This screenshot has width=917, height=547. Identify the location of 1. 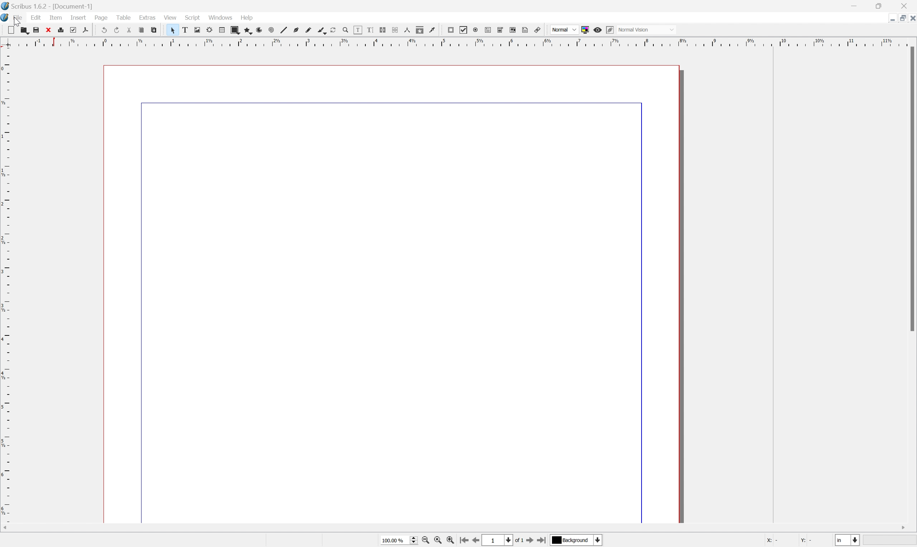
(498, 540).